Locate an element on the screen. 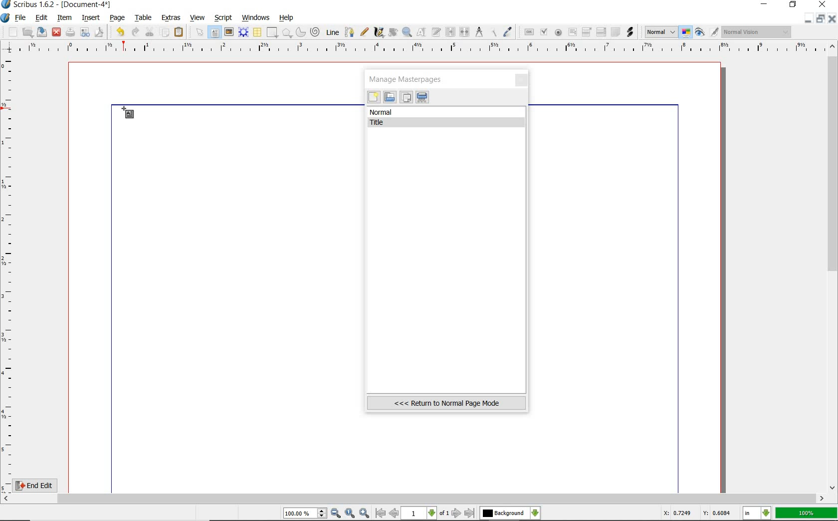 The height and width of the screenshot is (521, 838). pdf push button is located at coordinates (527, 31).